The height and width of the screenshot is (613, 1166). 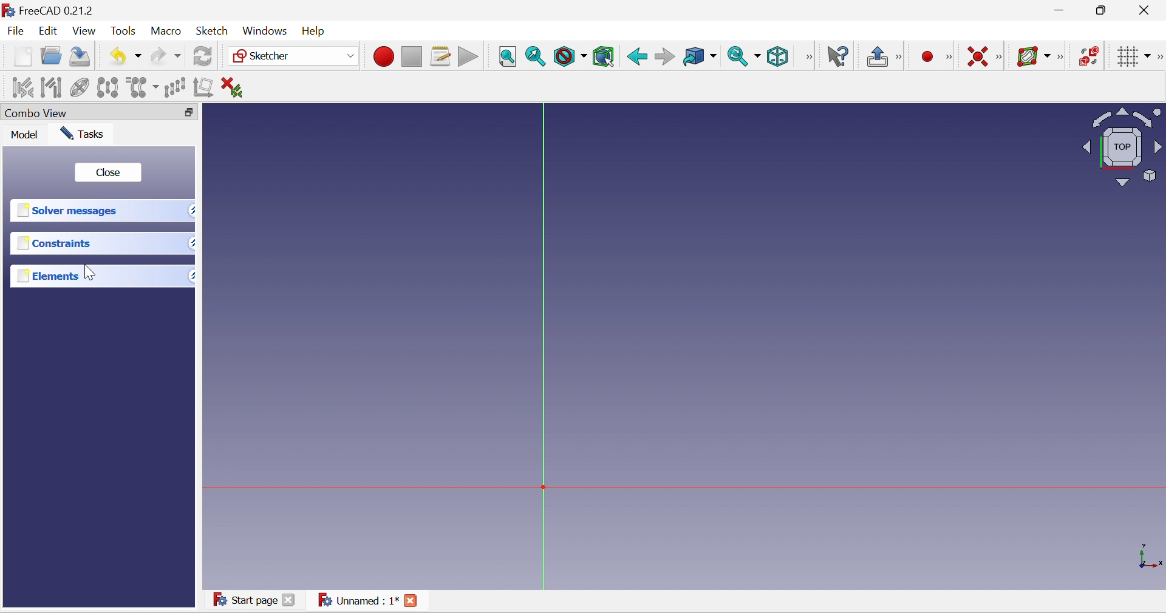 I want to click on Windows, so click(x=263, y=34).